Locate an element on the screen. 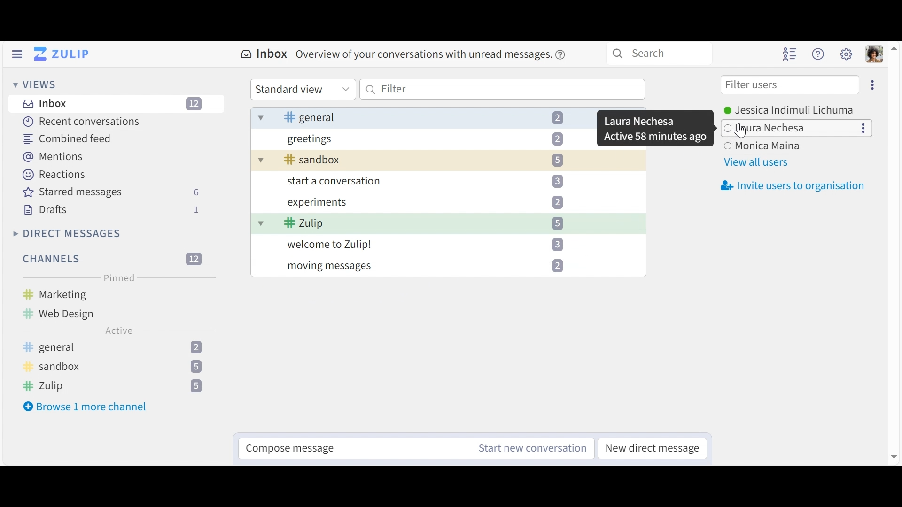  Compose message is located at coordinates (296, 450).